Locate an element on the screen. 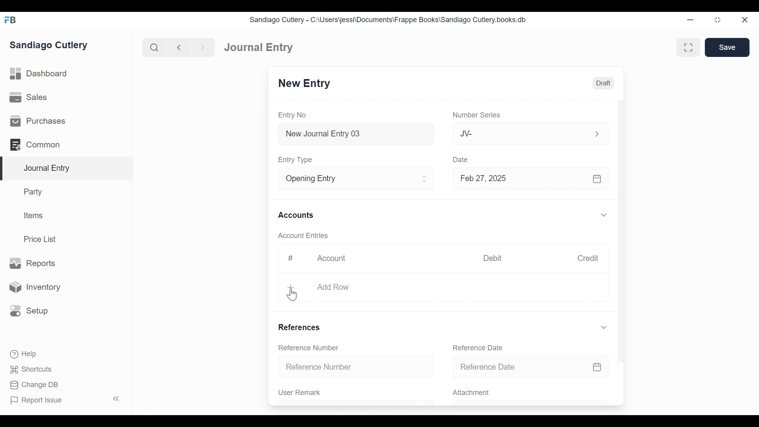  User Remark is located at coordinates (304, 393).